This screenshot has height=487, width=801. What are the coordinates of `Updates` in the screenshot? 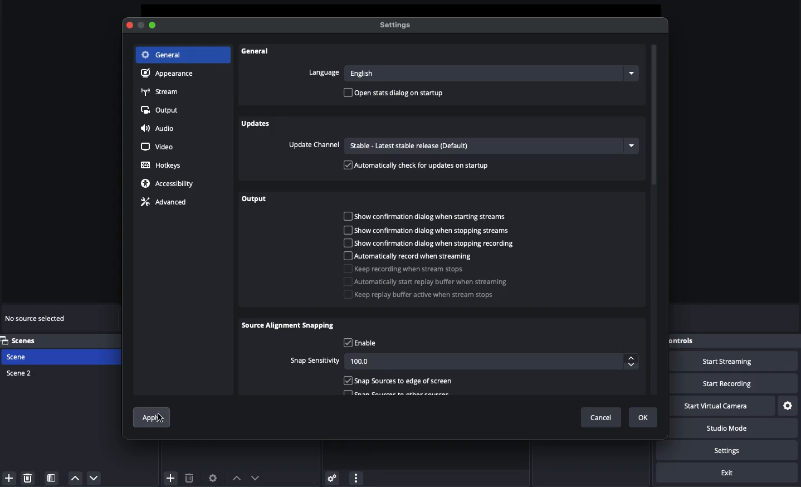 It's located at (256, 124).